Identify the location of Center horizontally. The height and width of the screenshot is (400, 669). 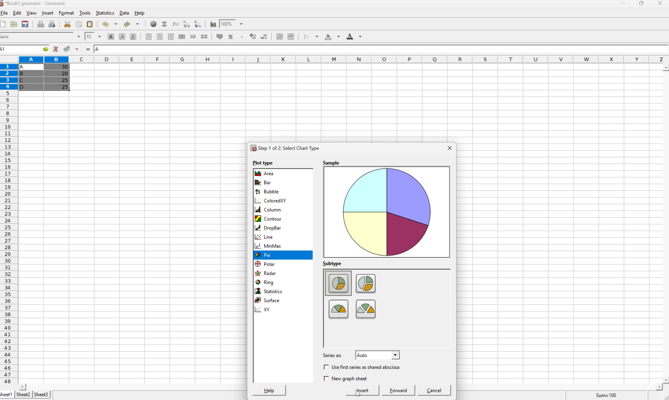
(161, 37).